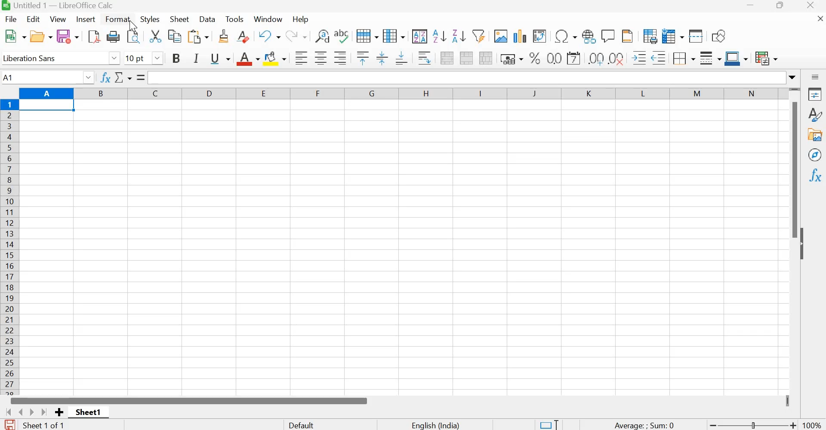 The width and height of the screenshot is (826, 430). What do you see at coordinates (9, 424) in the screenshot?
I see `The document has not been modified since the last save` at bounding box center [9, 424].